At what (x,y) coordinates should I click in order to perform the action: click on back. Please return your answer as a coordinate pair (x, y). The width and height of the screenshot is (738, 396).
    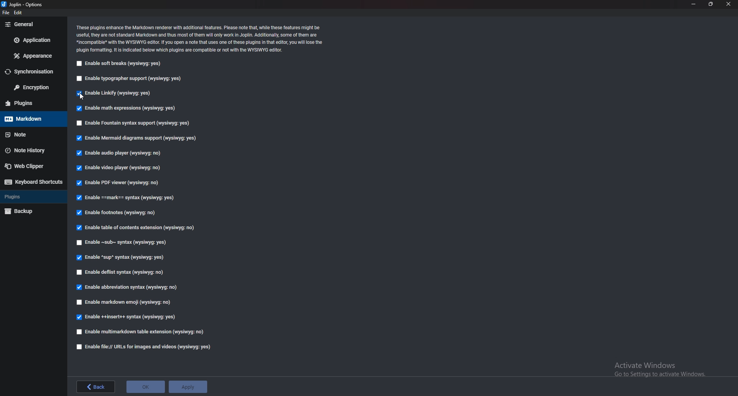
    Looking at the image, I should click on (95, 386).